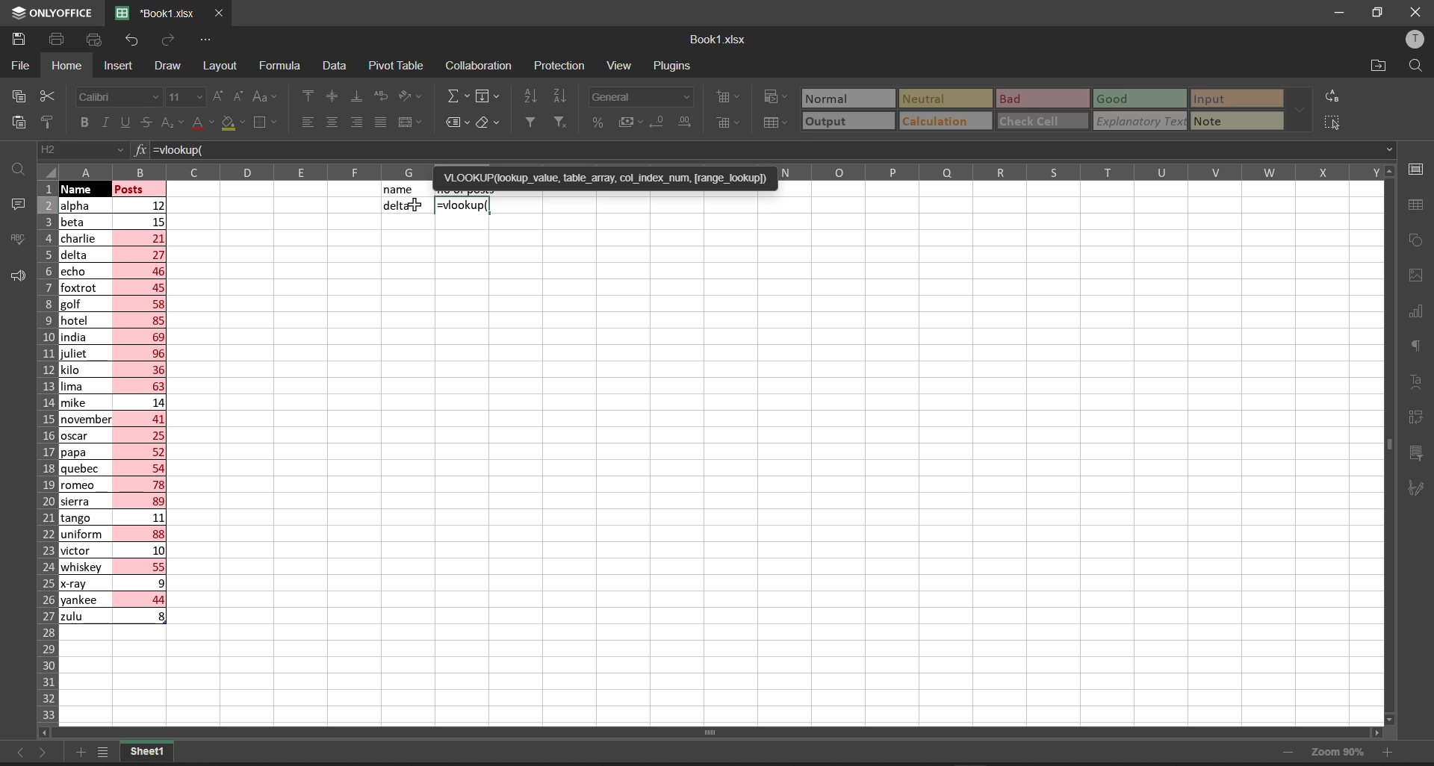 The image size is (1434, 766). What do you see at coordinates (1286, 755) in the screenshot?
I see `zoom out` at bounding box center [1286, 755].